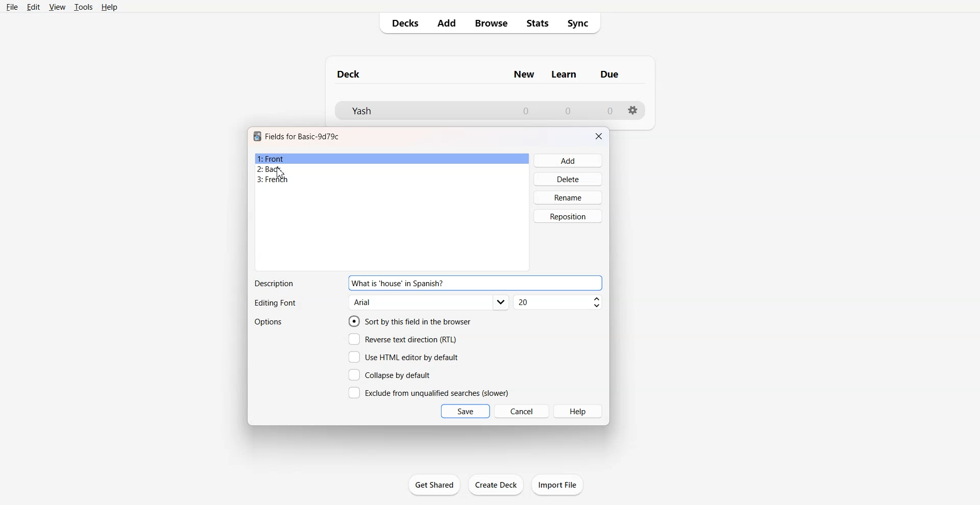 The image size is (980, 505). What do you see at coordinates (398, 283) in the screenshot?
I see `Text` at bounding box center [398, 283].